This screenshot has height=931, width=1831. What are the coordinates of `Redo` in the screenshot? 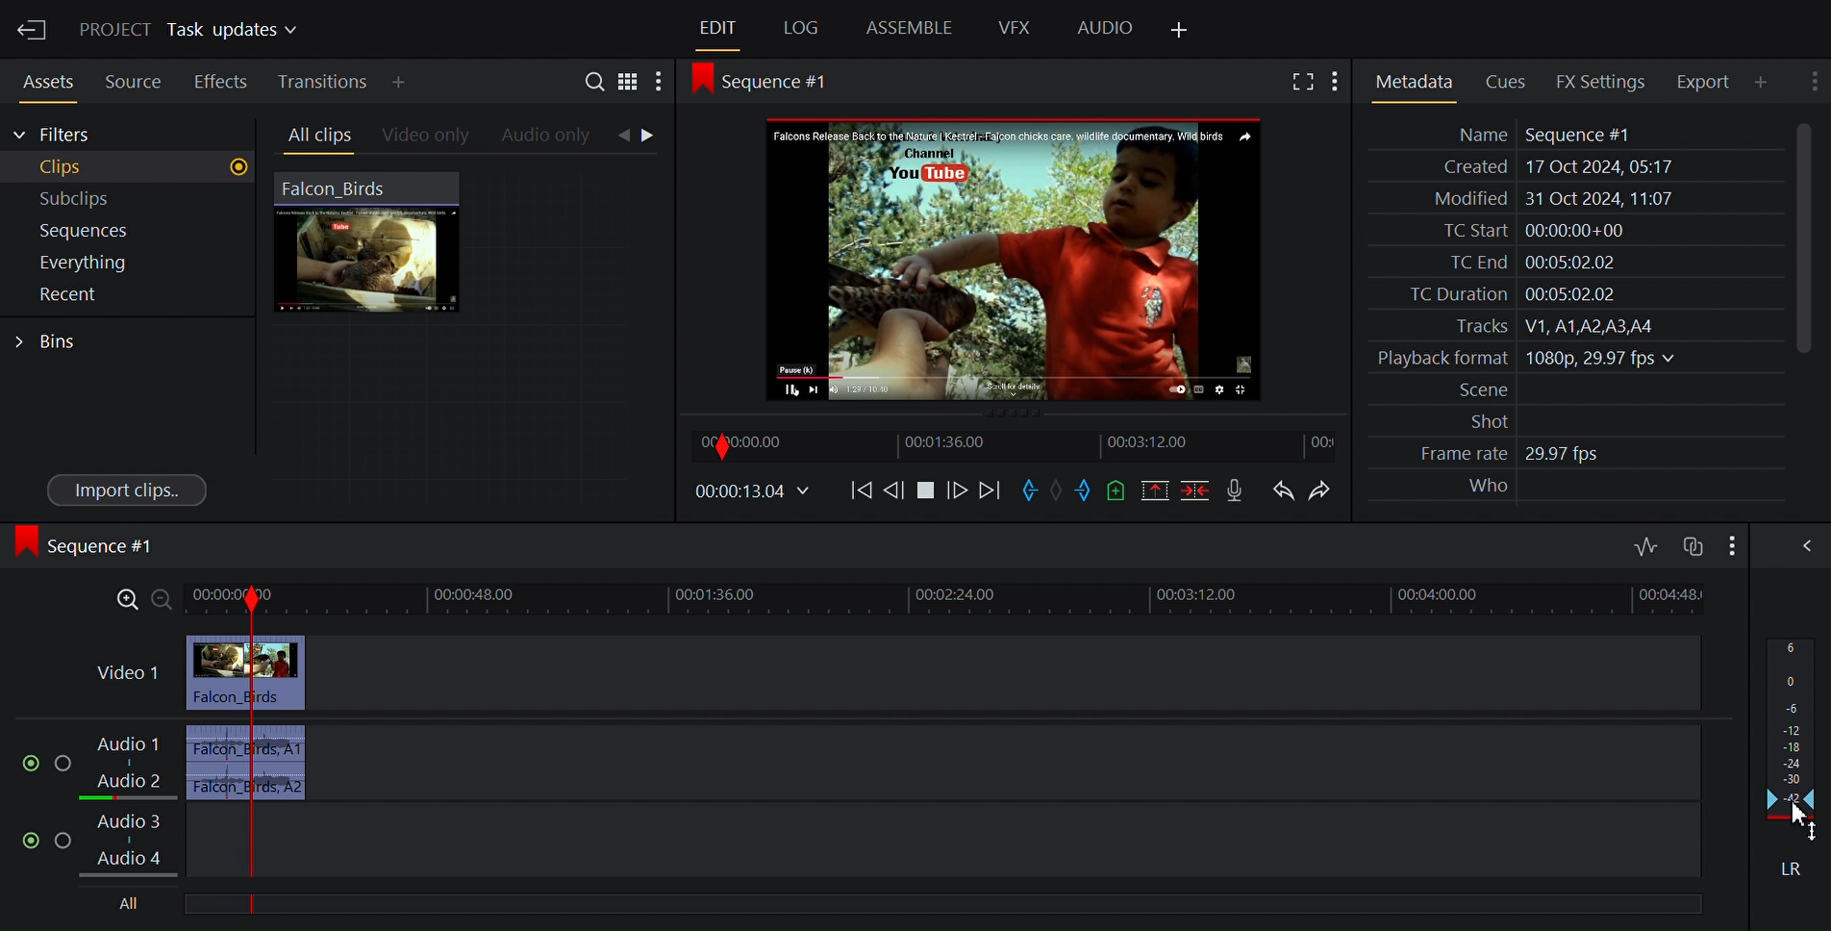 It's located at (1320, 489).